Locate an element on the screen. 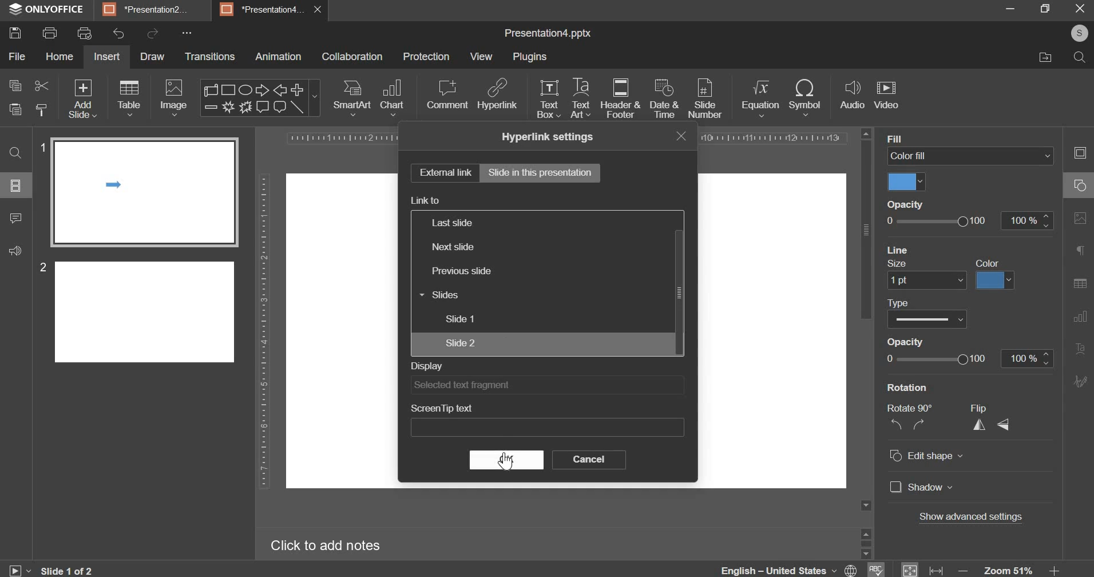 This screenshot has width=1094, height=577. slide in this presentation is located at coordinates (540, 172).